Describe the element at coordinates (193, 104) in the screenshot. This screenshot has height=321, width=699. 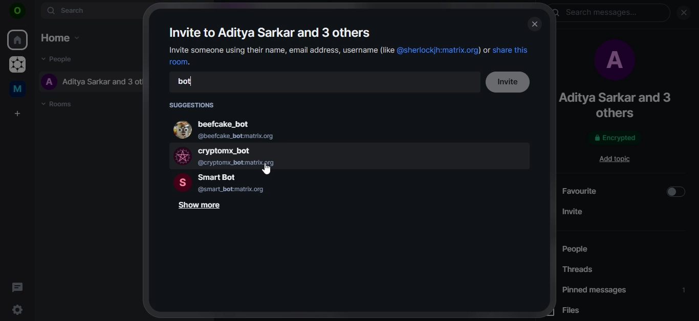
I see `suggestions` at that location.